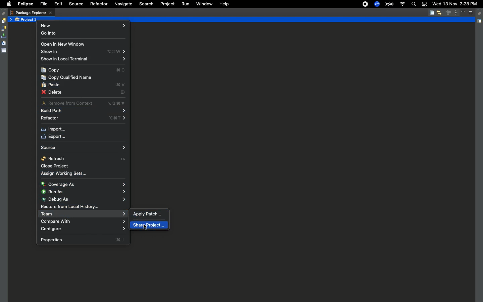 The height and width of the screenshot is (302, 483). What do you see at coordinates (84, 26) in the screenshot?
I see `New` at bounding box center [84, 26].